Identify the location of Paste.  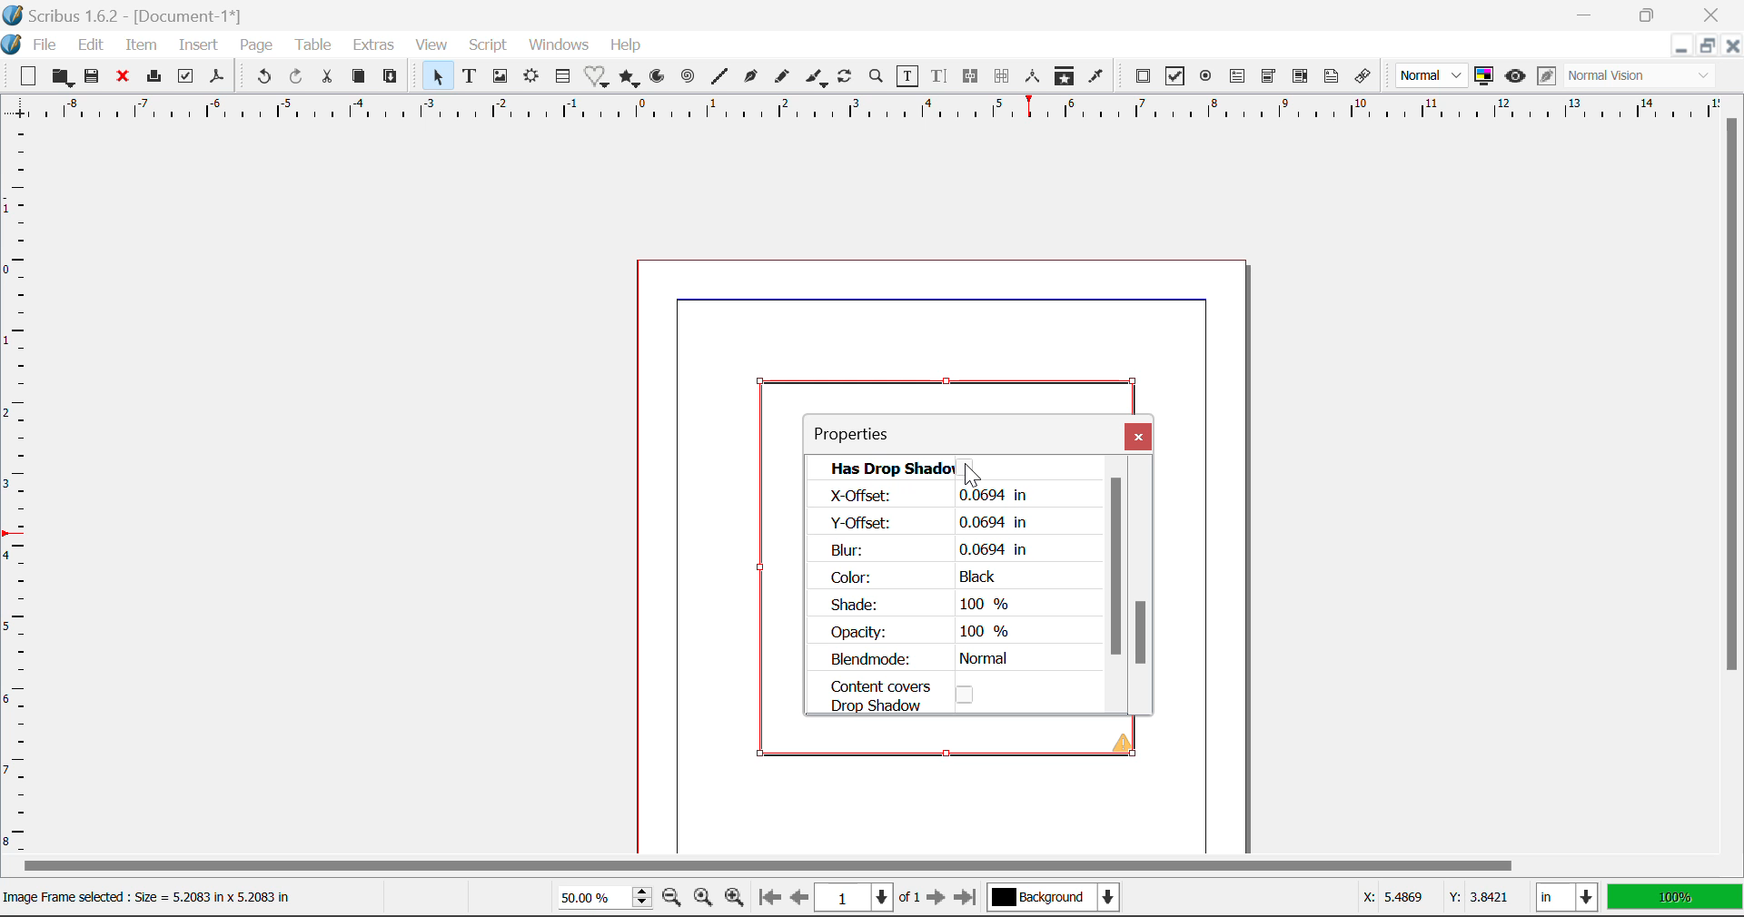
(393, 80).